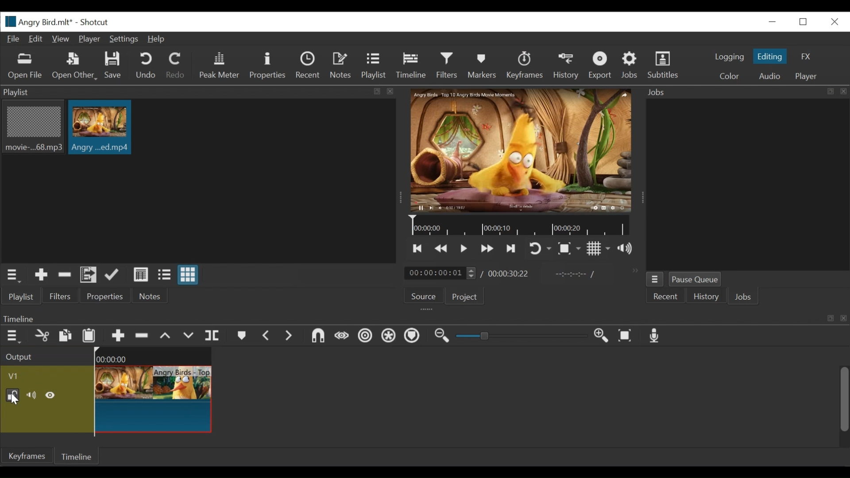  Describe the element at coordinates (104, 296) in the screenshot. I see `Properties` at that location.